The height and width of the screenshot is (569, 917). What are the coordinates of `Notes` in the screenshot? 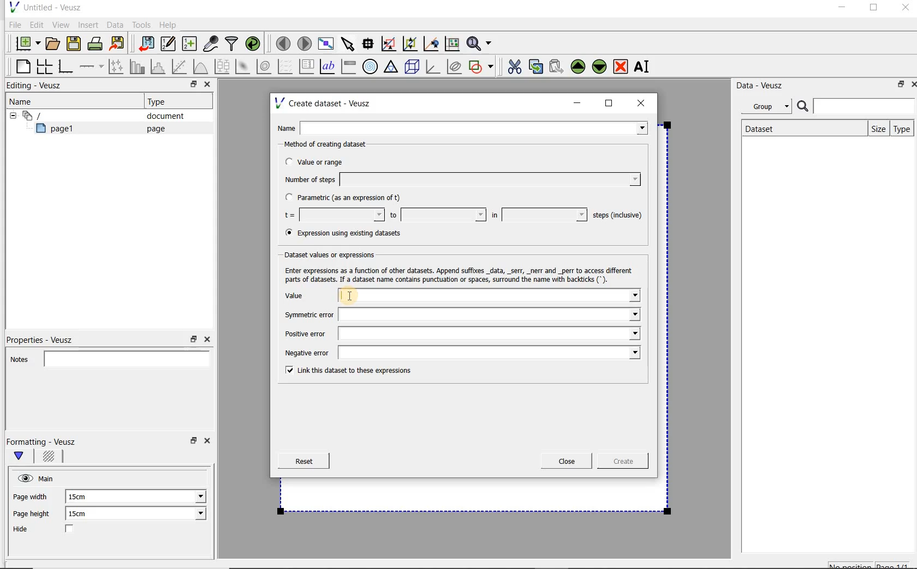 It's located at (106, 358).